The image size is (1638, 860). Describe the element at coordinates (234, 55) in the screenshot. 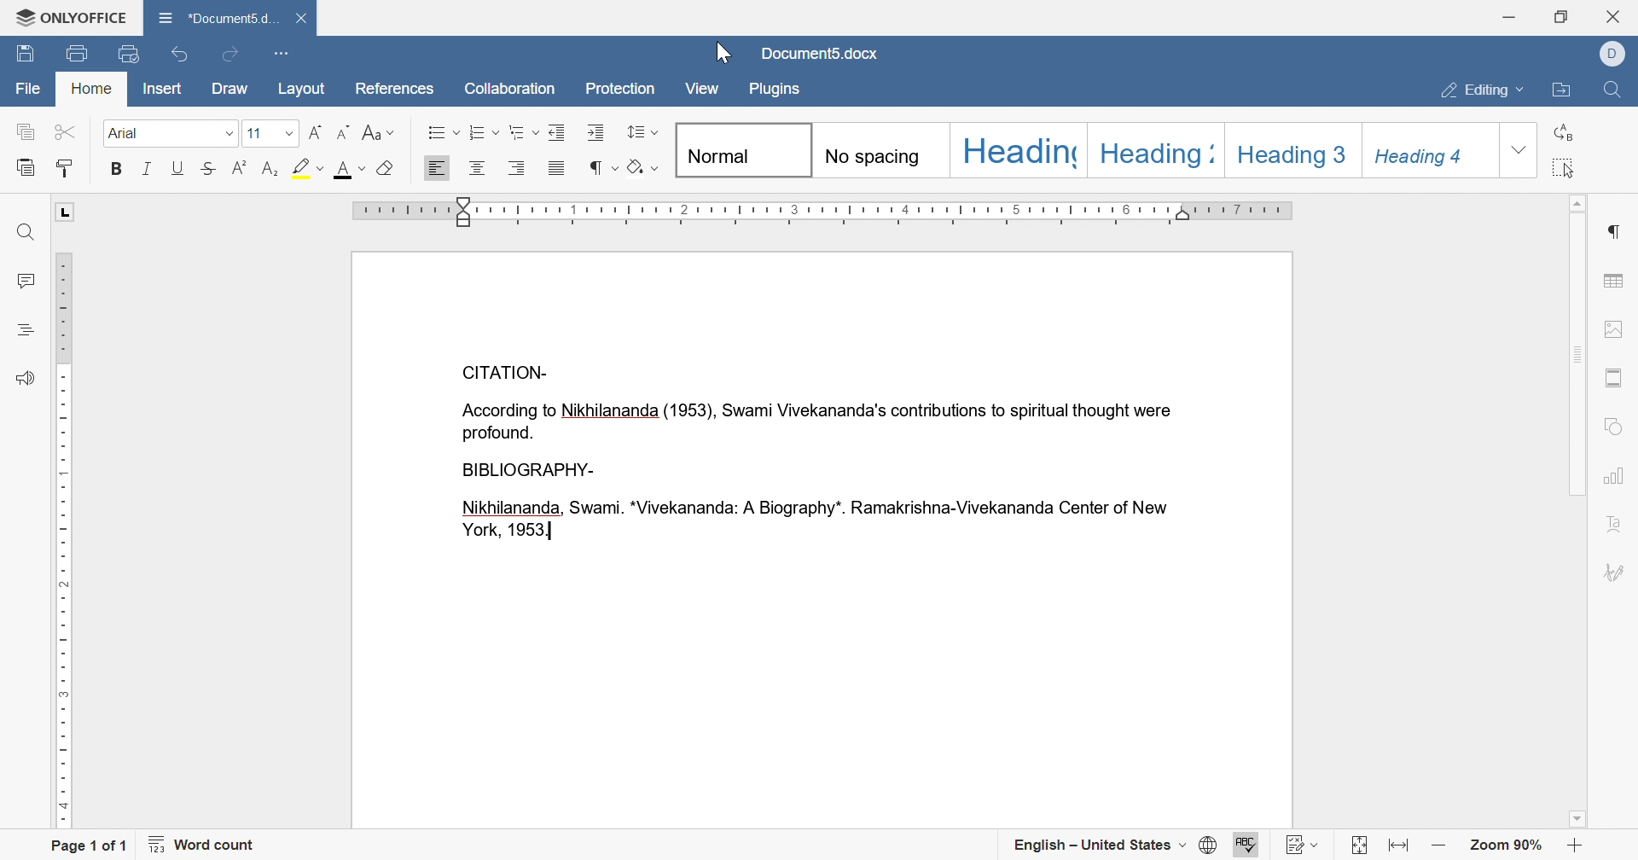

I see `redo` at that location.